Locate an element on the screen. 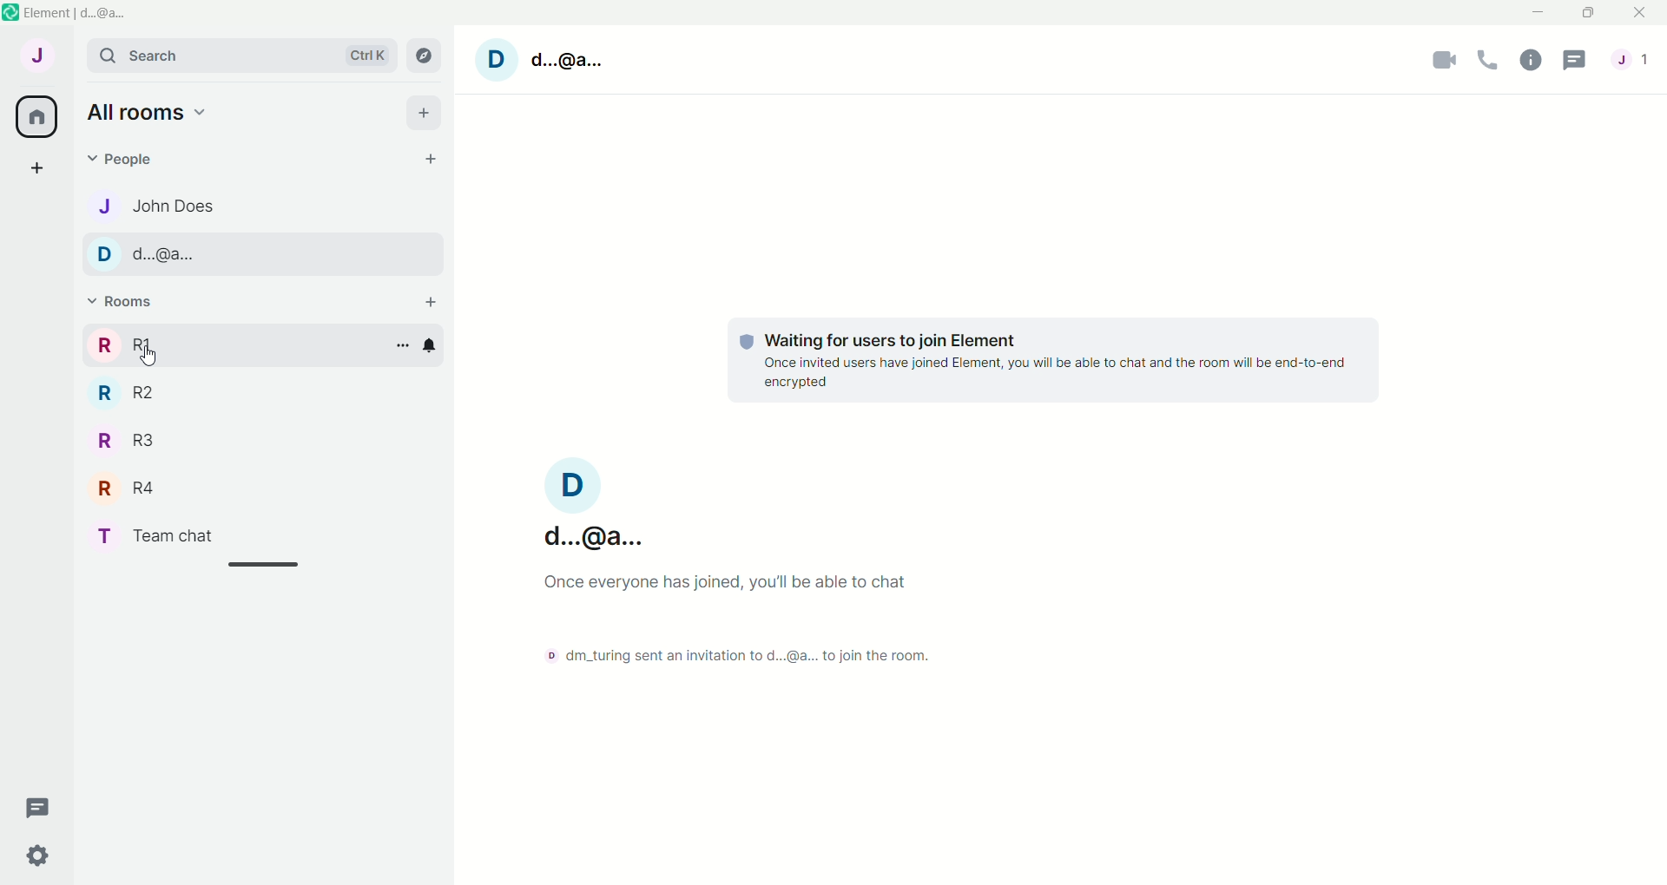 This screenshot has height=885, width=1667. account is located at coordinates (39, 59).